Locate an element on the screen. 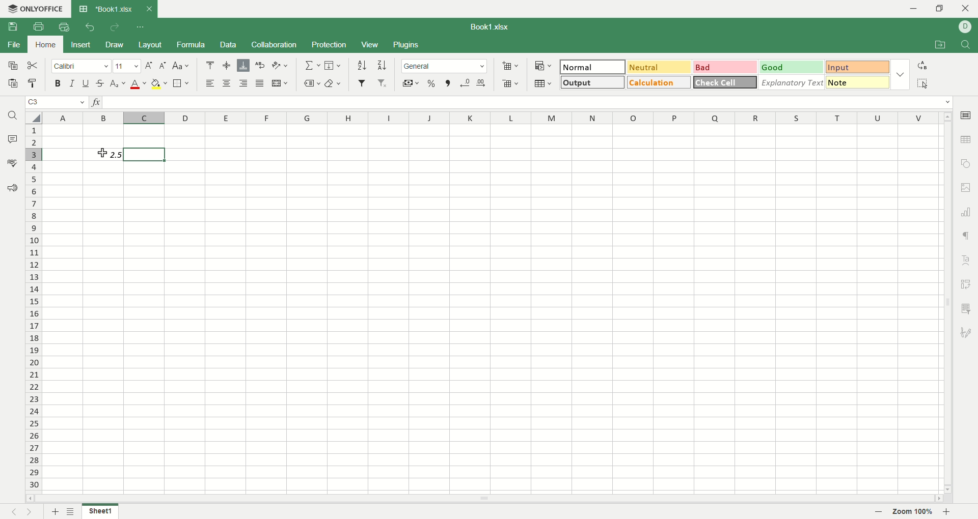 The width and height of the screenshot is (978, 519). strikethrough is located at coordinates (101, 82).